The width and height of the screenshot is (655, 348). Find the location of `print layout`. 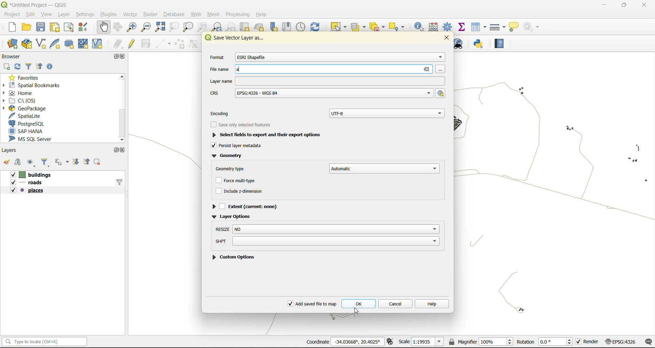

print layout is located at coordinates (57, 27).